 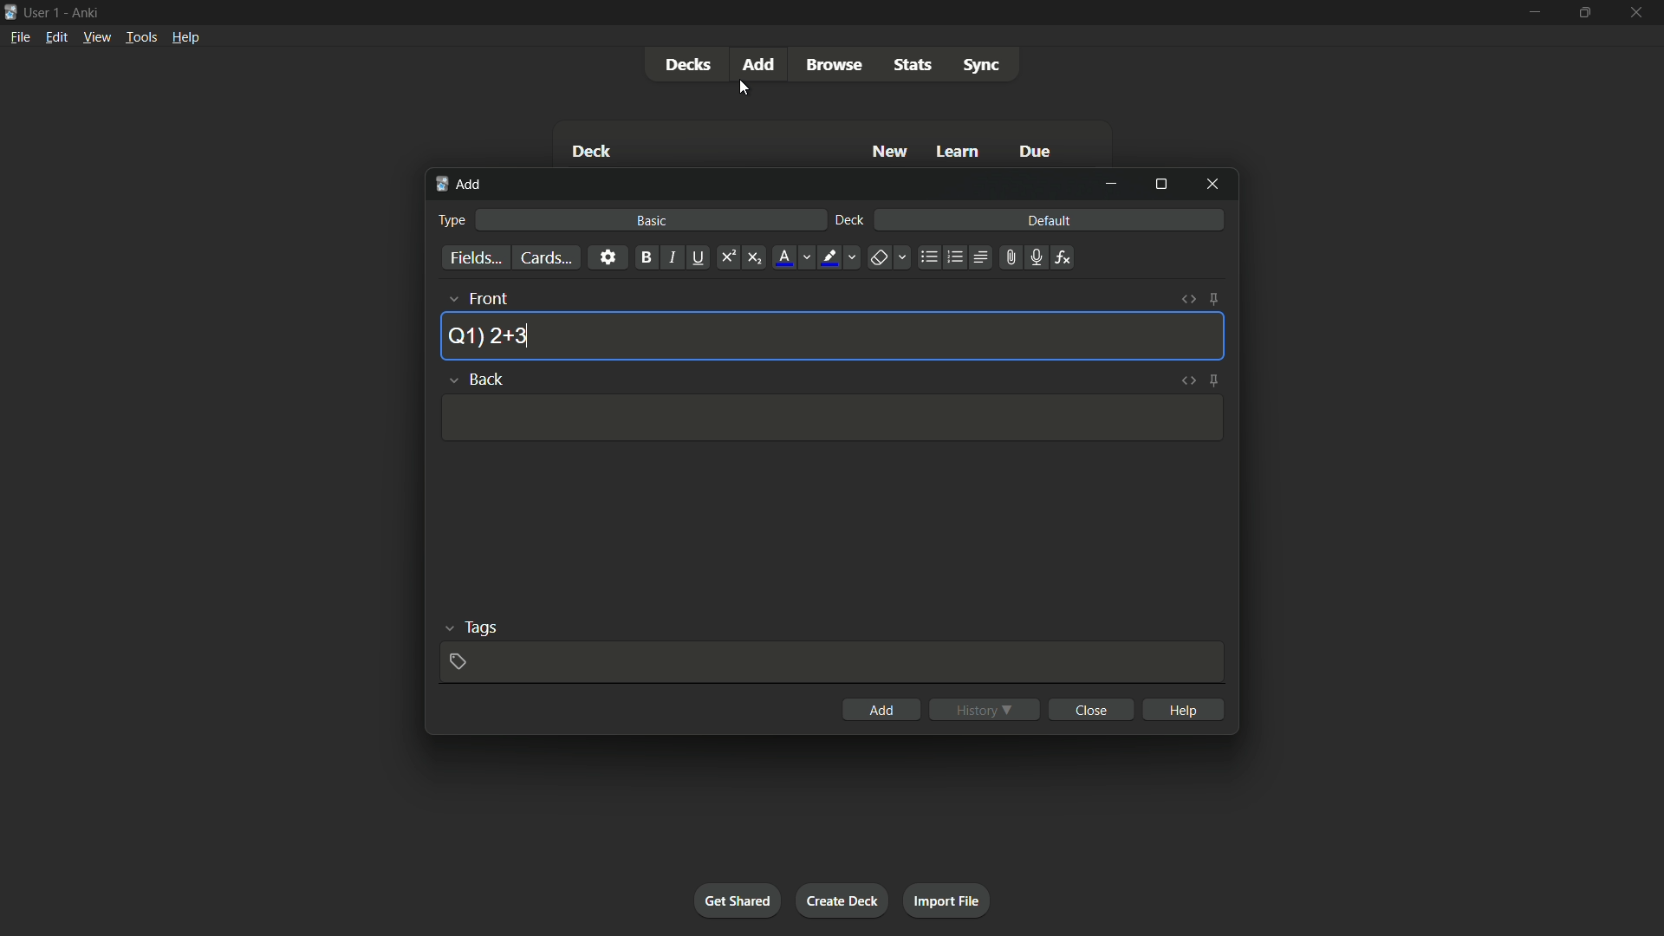 I want to click on equations, so click(x=1063, y=257).